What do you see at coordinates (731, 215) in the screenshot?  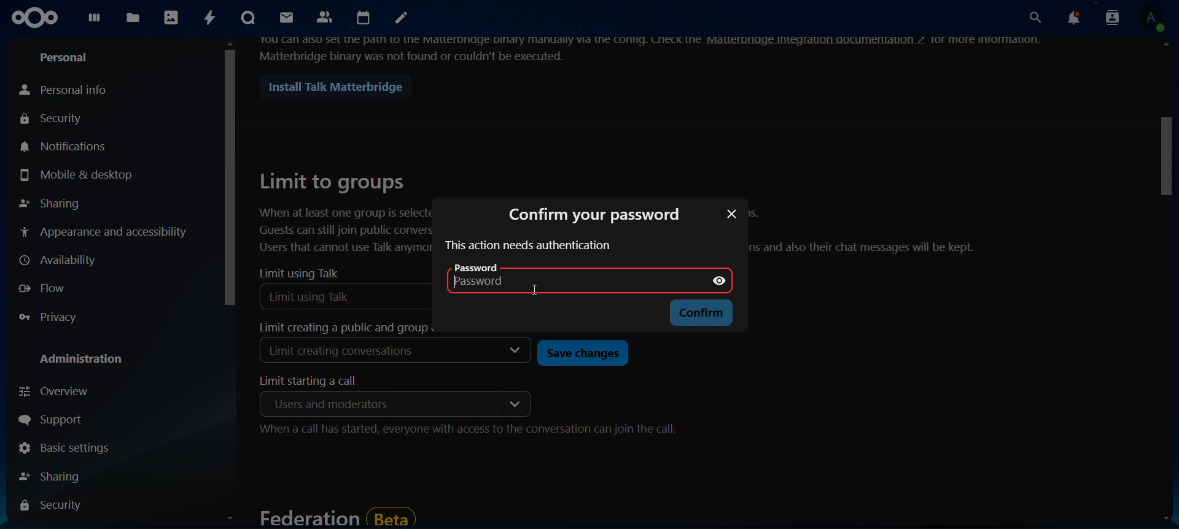 I see `close` at bounding box center [731, 215].